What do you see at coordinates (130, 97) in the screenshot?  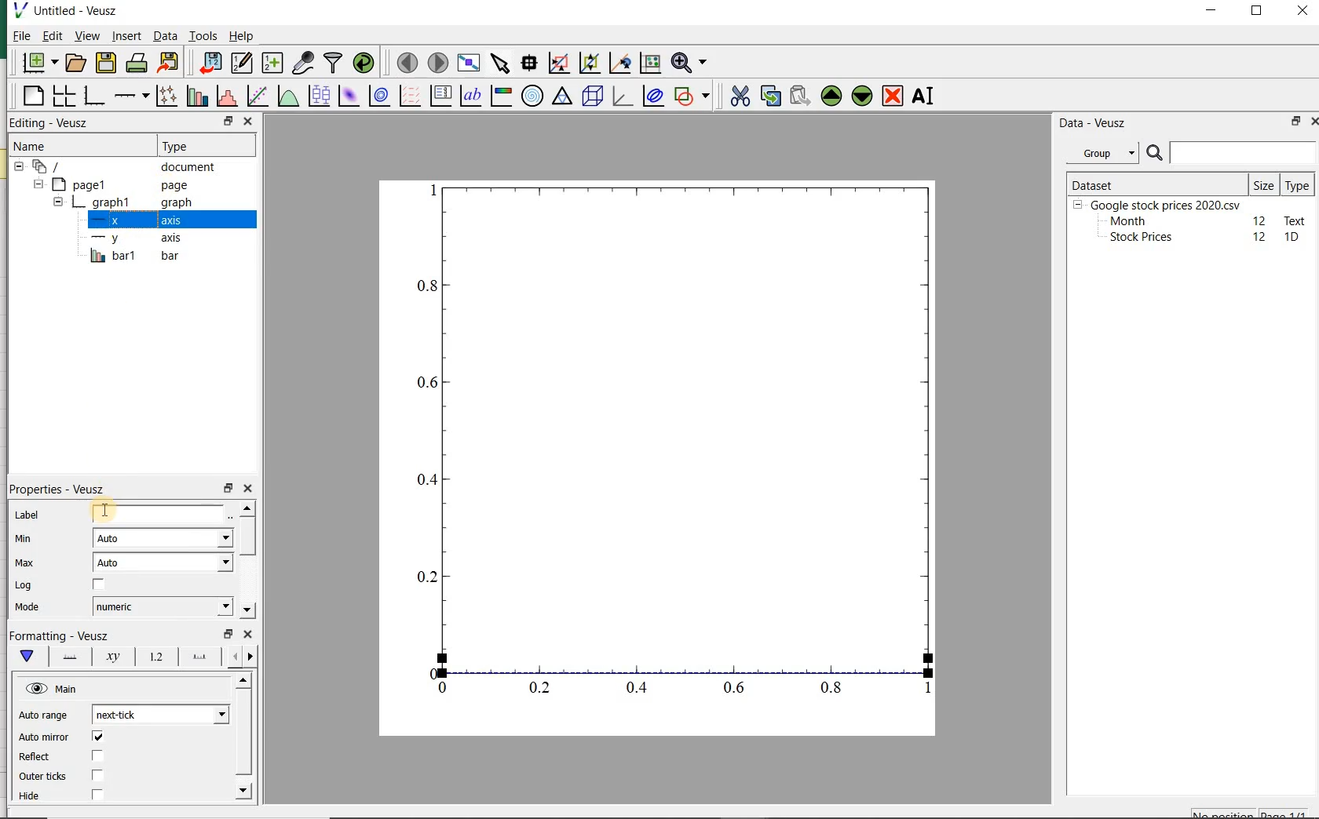 I see `add an axis to the plot` at bounding box center [130, 97].